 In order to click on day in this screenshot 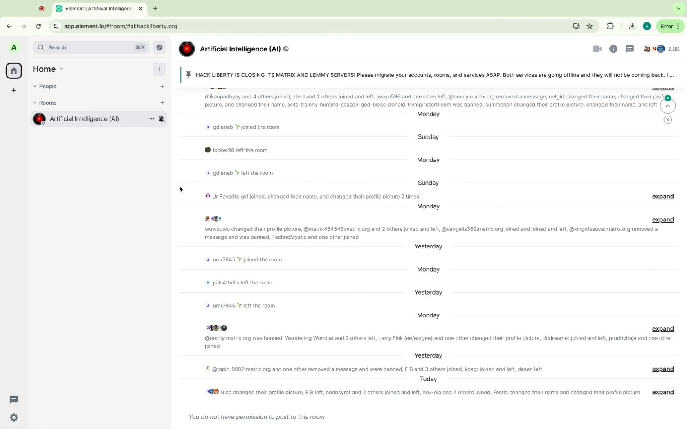, I will do `click(428, 315)`.